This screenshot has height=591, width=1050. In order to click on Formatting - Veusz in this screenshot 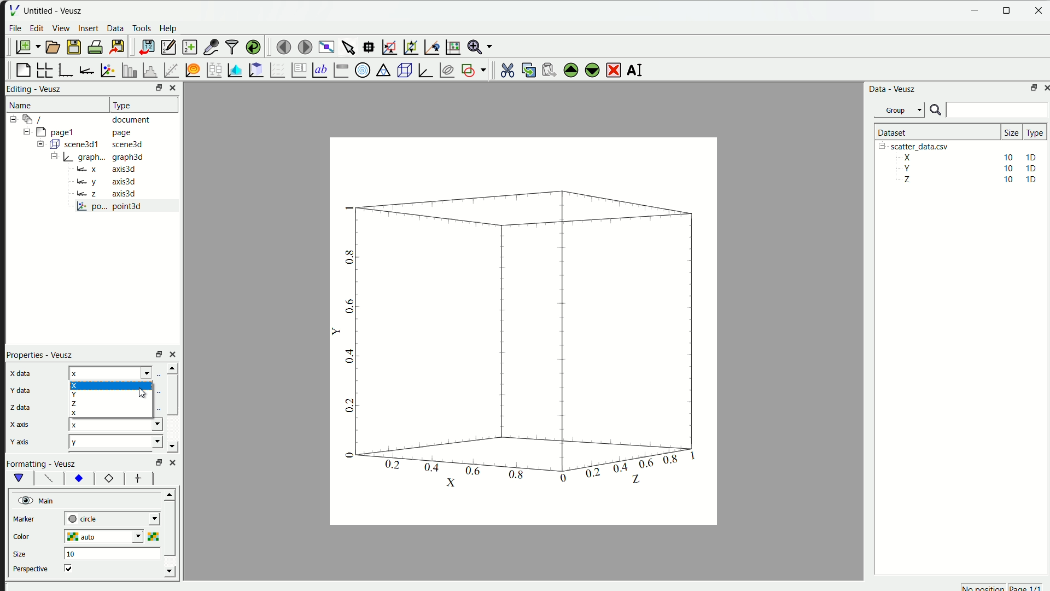, I will do `click(46, 463)`.